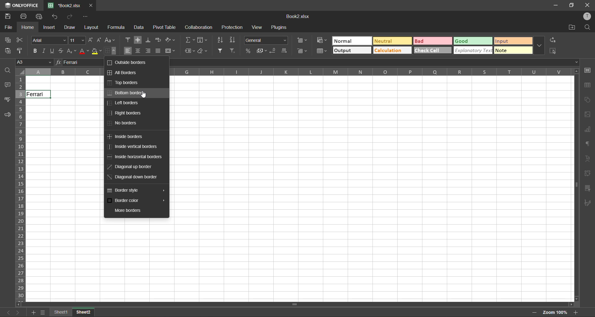  What do you see at coordinates (147, 41) in the screenshot?
I see `align bottom` at bounding box center [147, 41].